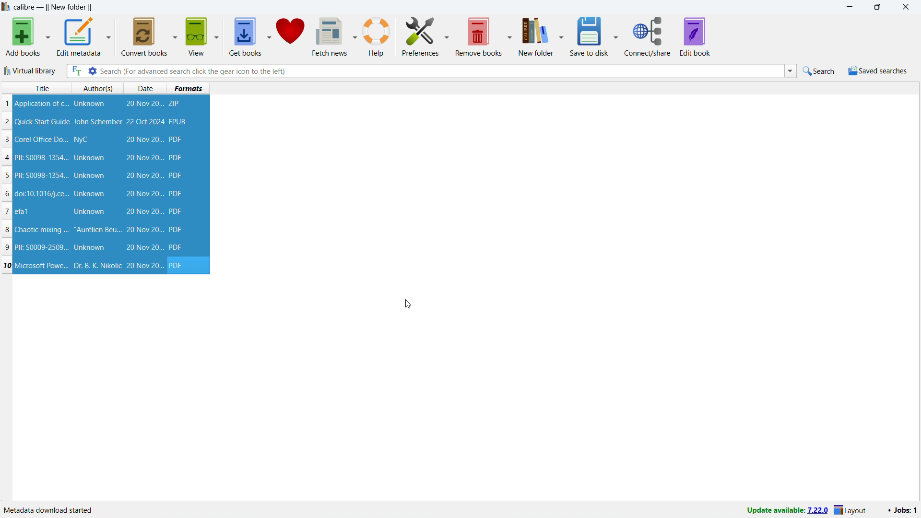 The width and height of the screenshot is (921, 518). I want to click on 20 Nov 20..., so click(144, 212).